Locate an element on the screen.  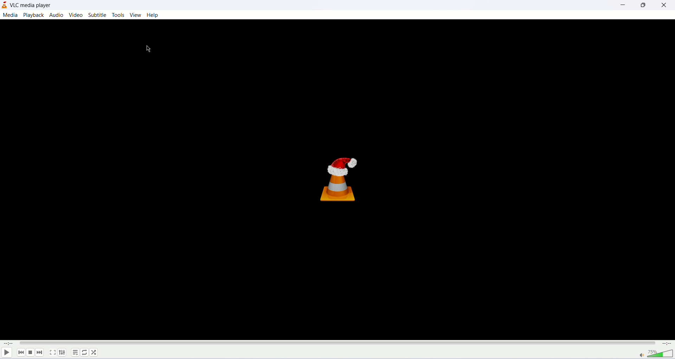
cursor is located at coordinates (144, 49).